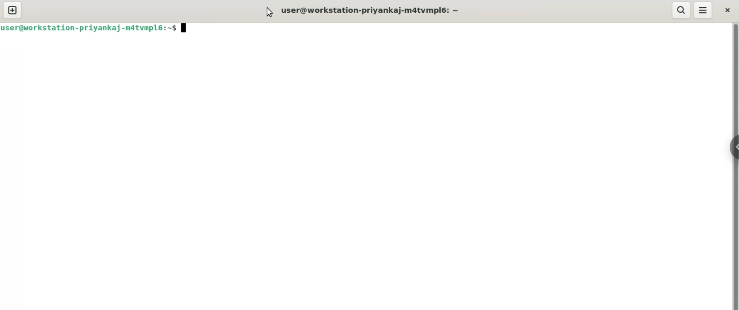 The width and height of the screenshot is (739, 310). Describe the element at coordinates (269, 12) in the screenshot. I see `cursor` at that location.